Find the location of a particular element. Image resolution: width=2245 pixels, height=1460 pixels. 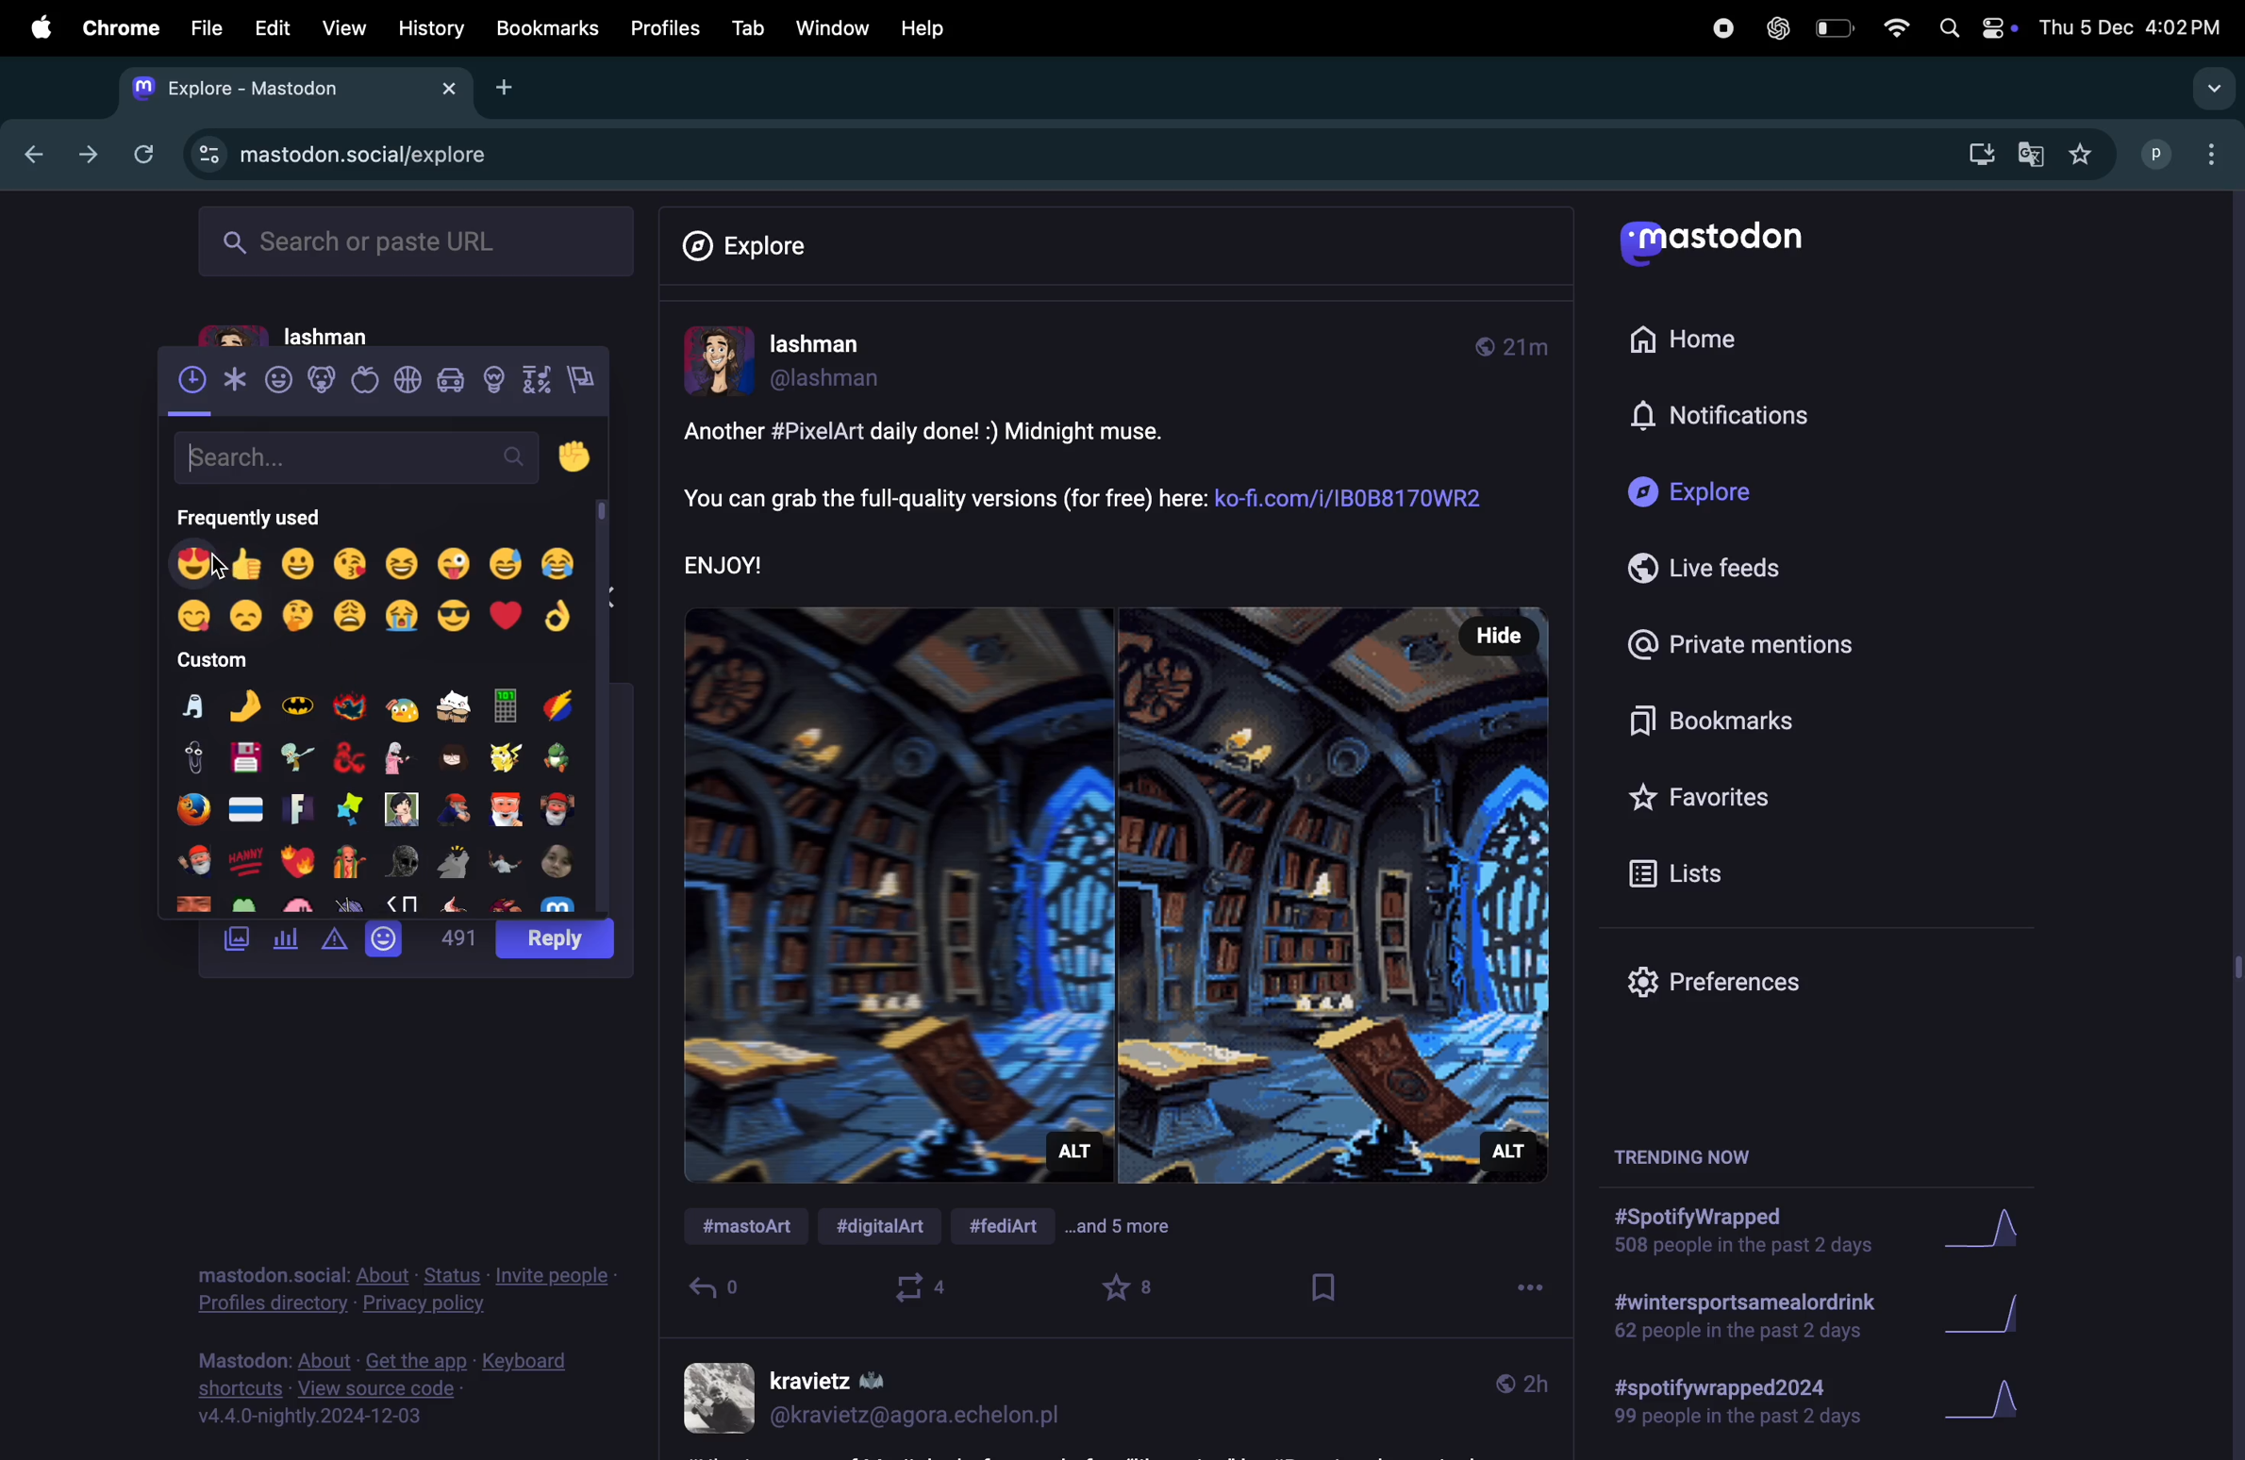

bookmarks is located at coordinates (546, 29).